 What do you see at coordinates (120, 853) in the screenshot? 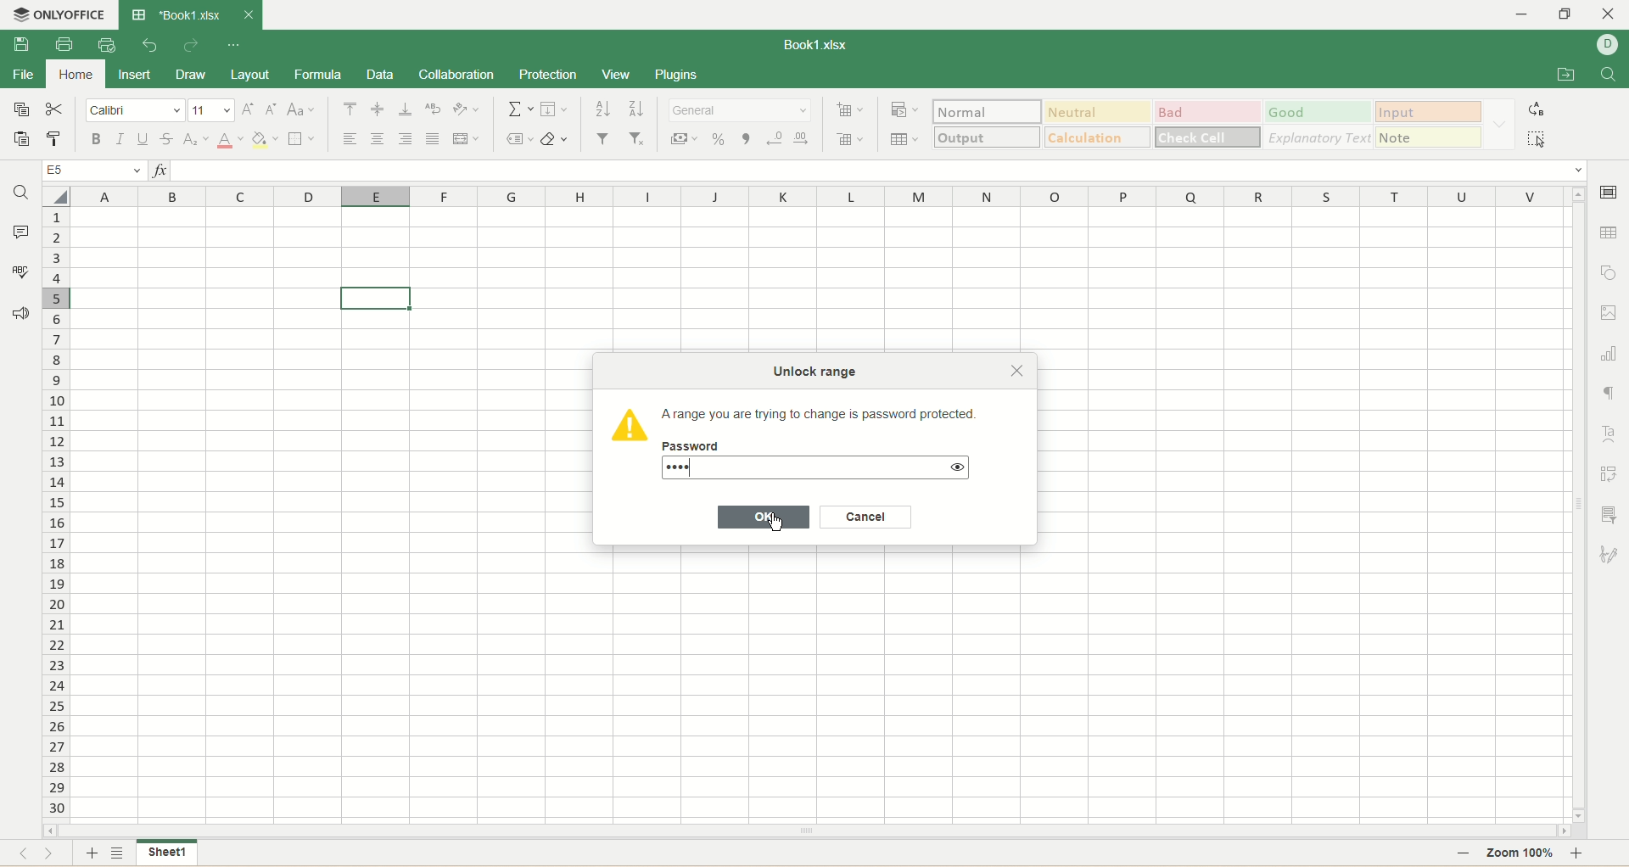
I see `sheet list` at bounding box center [120, 853].